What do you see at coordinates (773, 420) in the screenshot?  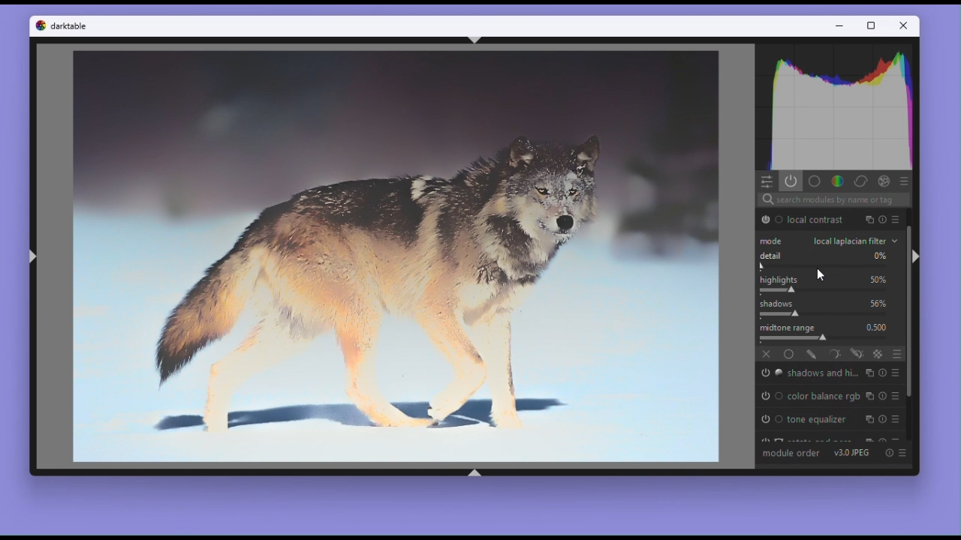 I see `'tone equalizer' is switched on` at bounding box center [773, 420].